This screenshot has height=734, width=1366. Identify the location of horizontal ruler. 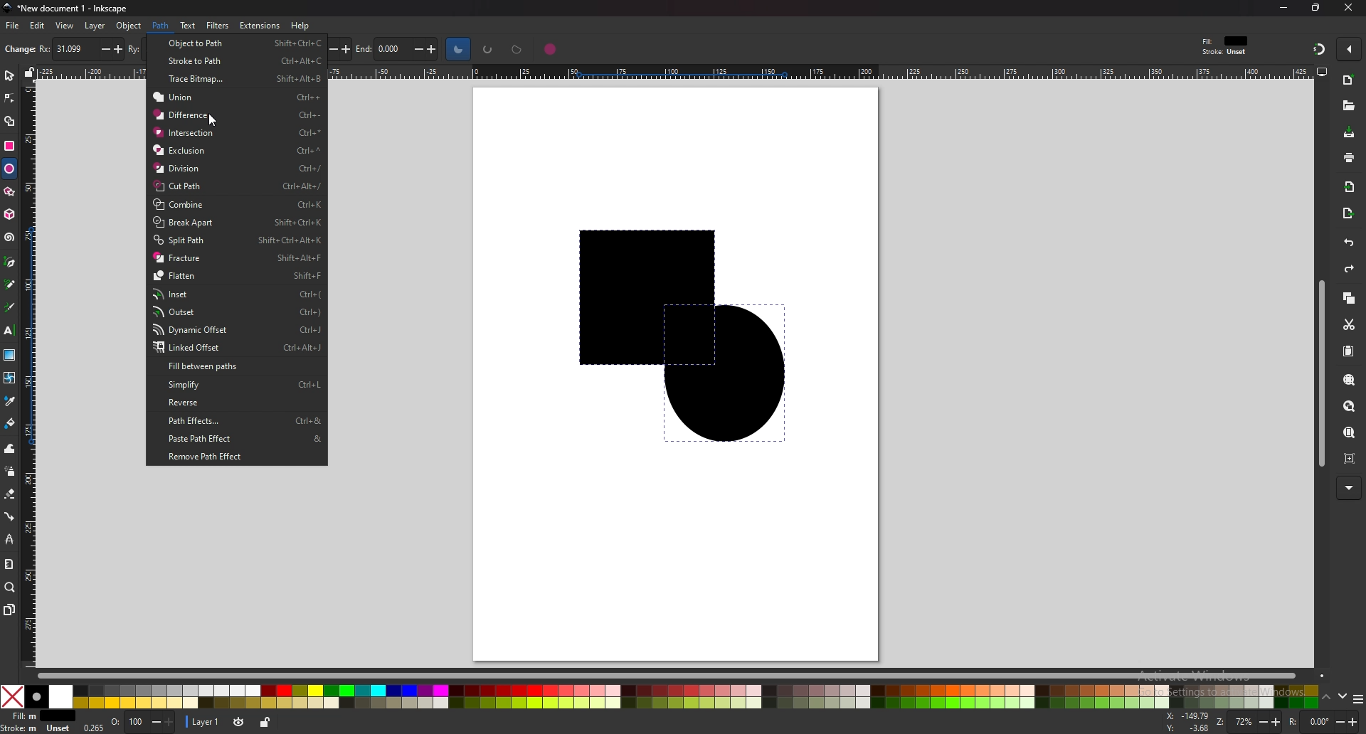
(816, 71).